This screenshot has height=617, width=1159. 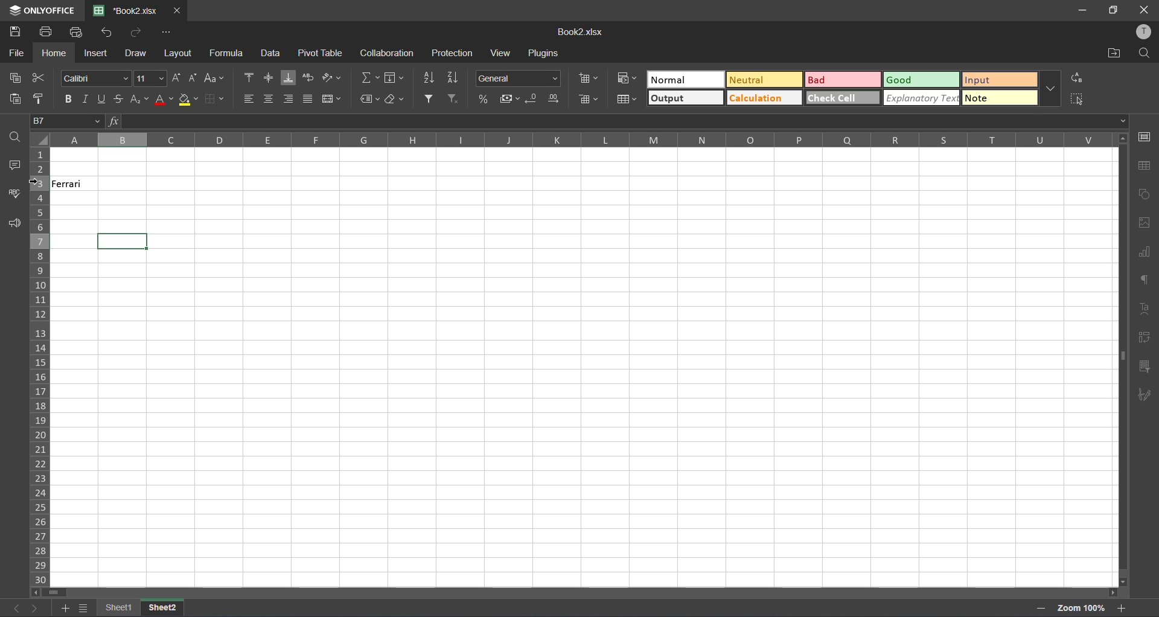 I want to click on Ferrari, so click(x=86, y=183).